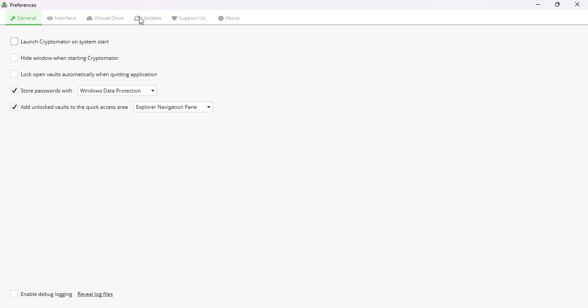  What do you see at coordinates (577, 4) in the screenshot?
I see `close` at bounding box center [577, 4].